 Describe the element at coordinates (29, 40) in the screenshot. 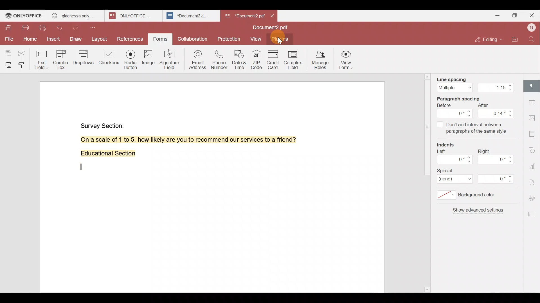

I see `Home` at that location.